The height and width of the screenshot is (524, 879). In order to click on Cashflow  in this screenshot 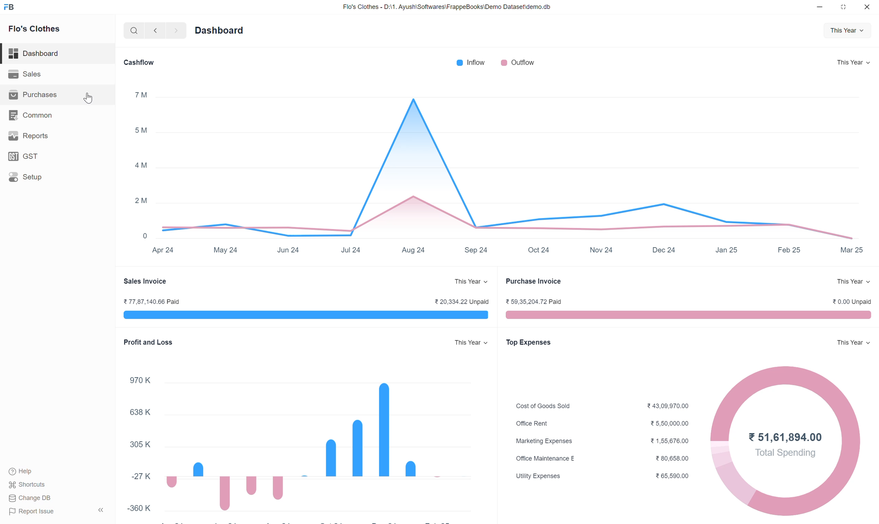, I will do `click(139, 63)`.